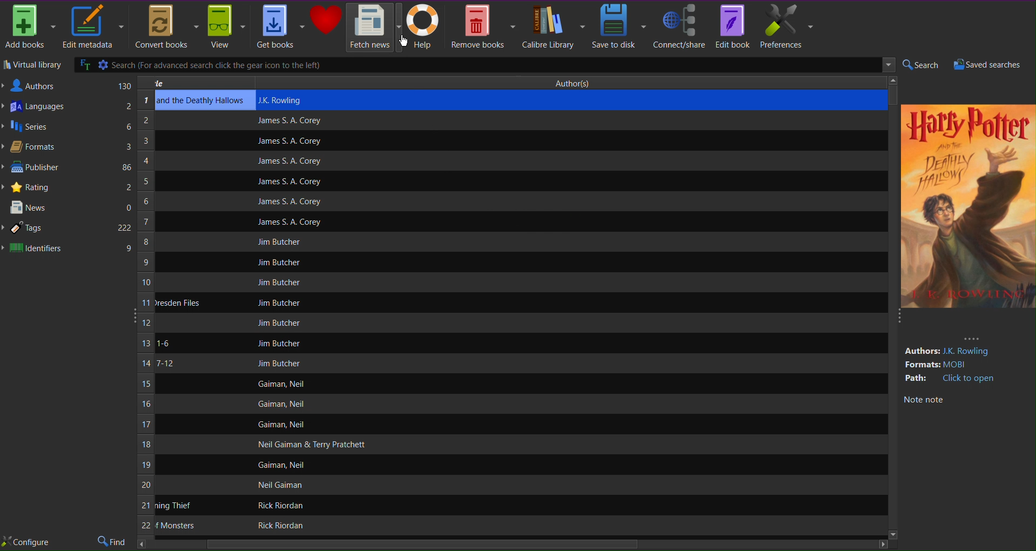  I want to click on James S. A. Corey, so click(288, 182).